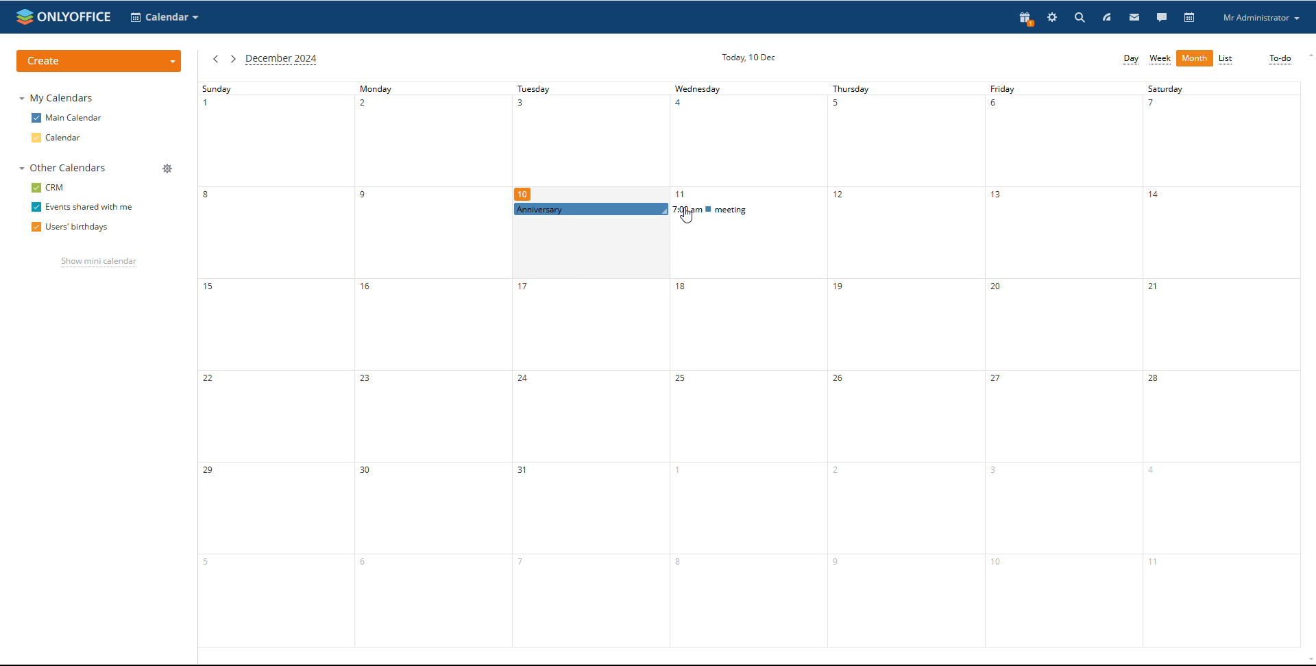 The image size is (1316, 666). I want to click on calendar, so click(1191, 17).